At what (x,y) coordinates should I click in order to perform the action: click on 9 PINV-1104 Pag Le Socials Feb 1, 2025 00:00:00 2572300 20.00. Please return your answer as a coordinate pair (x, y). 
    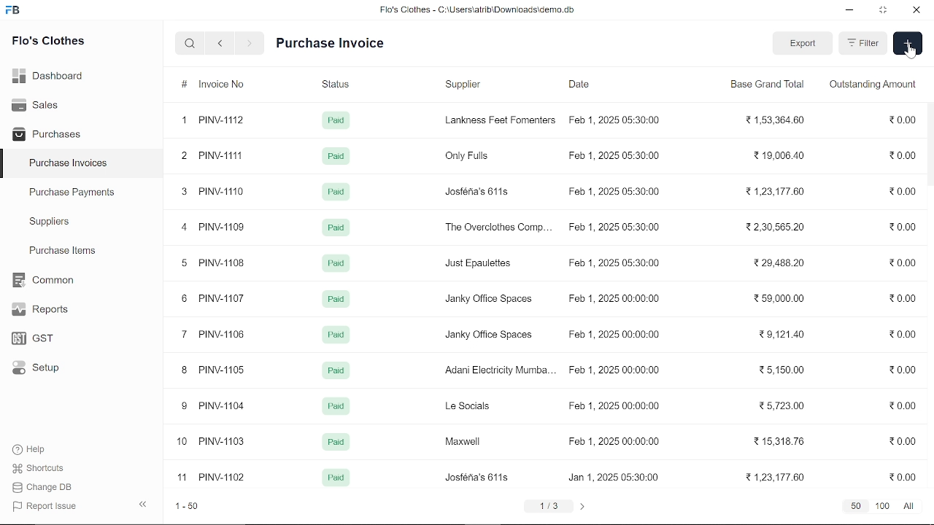
    Looking at the image, I should click on (547, 406).